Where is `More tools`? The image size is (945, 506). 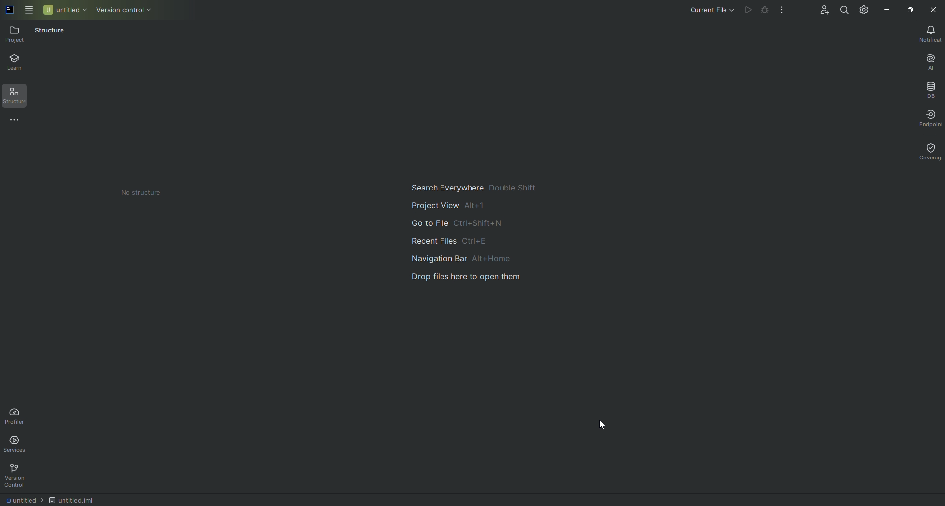
More tools is located at coordinates (18, 121).